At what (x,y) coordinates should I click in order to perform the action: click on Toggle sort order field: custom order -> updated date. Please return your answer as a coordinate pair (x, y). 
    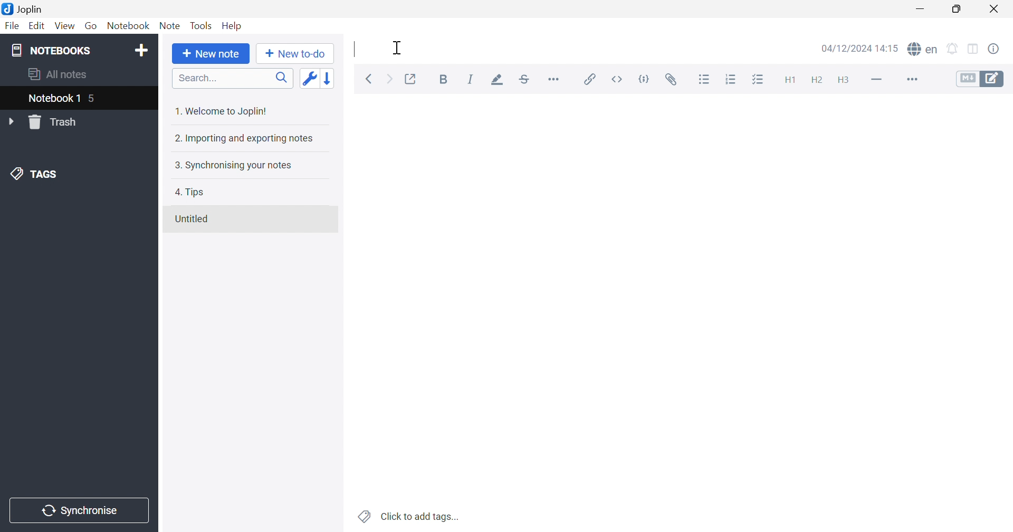
    Looking at the image, I should click on (309, 78).